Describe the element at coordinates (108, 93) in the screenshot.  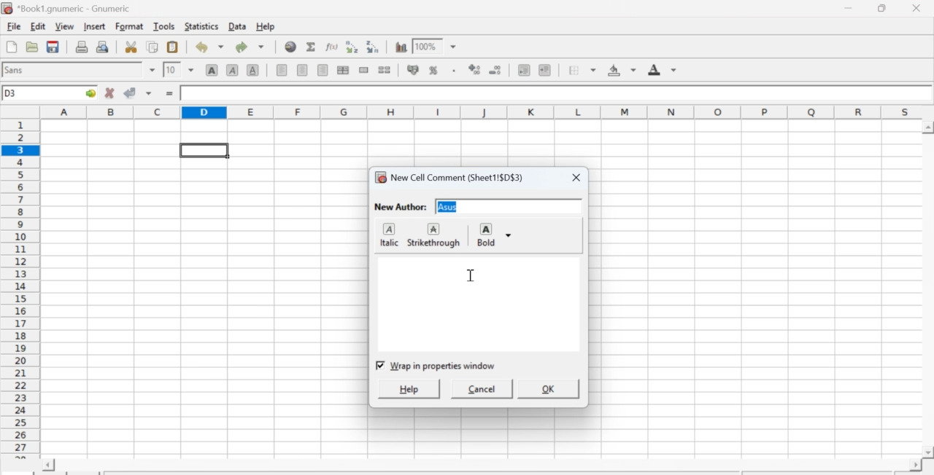
I see `Cancel change` at that location.